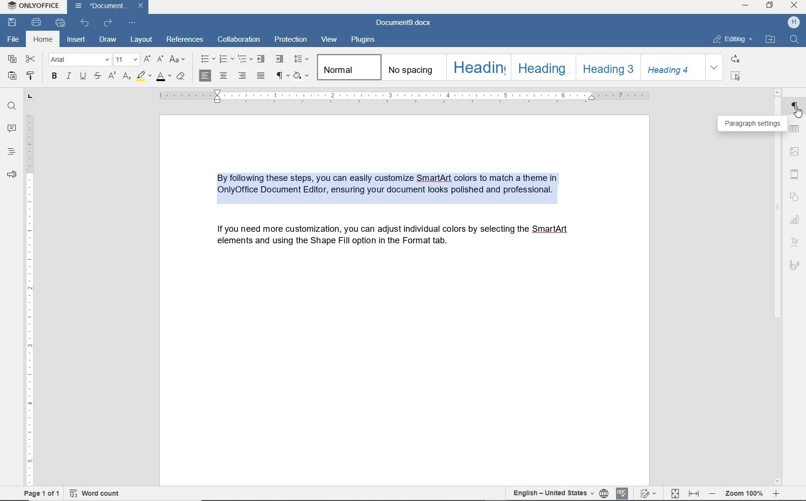  What do you see at coordinates (733, 39) in the screenshot?
I see `editing` at bounding box center [733, 39].